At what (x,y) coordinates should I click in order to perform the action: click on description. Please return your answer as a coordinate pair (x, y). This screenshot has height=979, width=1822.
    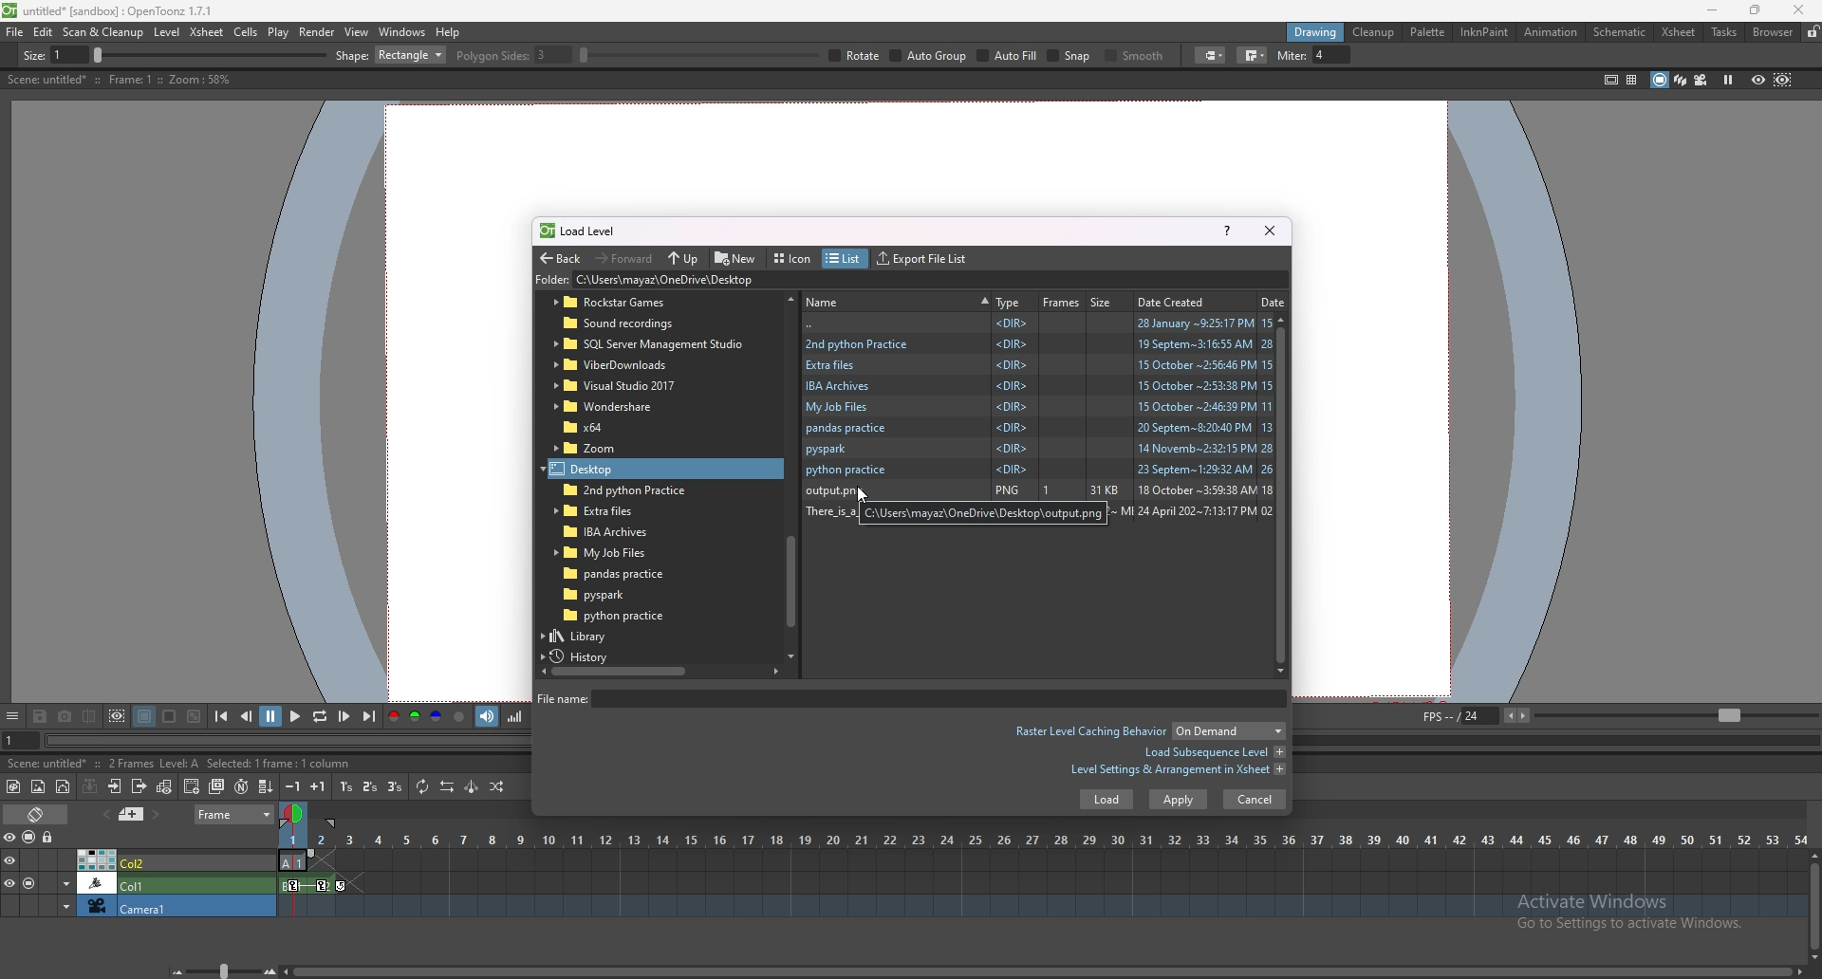
    Looking at the image, I should click on (118, 80).